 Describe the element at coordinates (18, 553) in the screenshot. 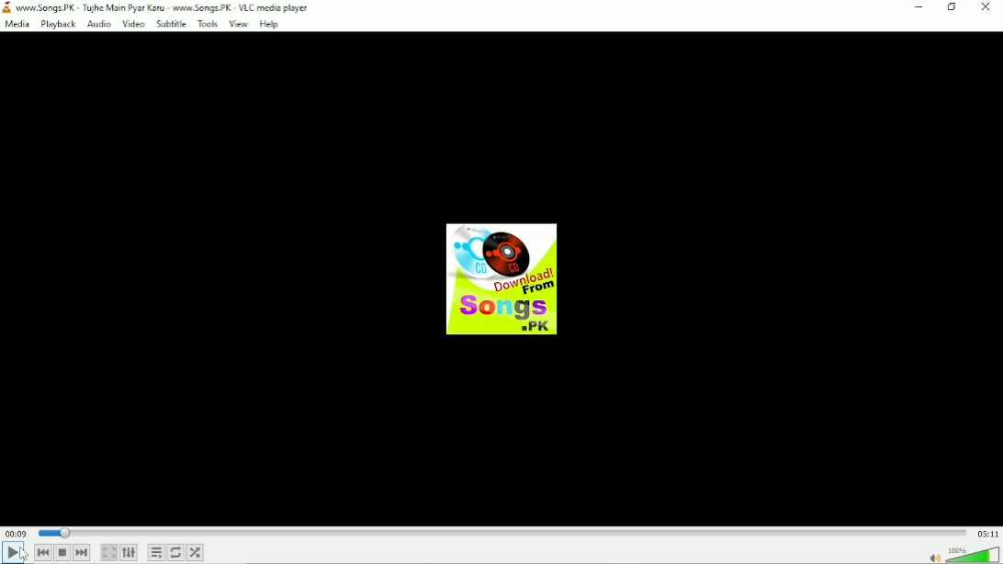

I see `Play` at that location.